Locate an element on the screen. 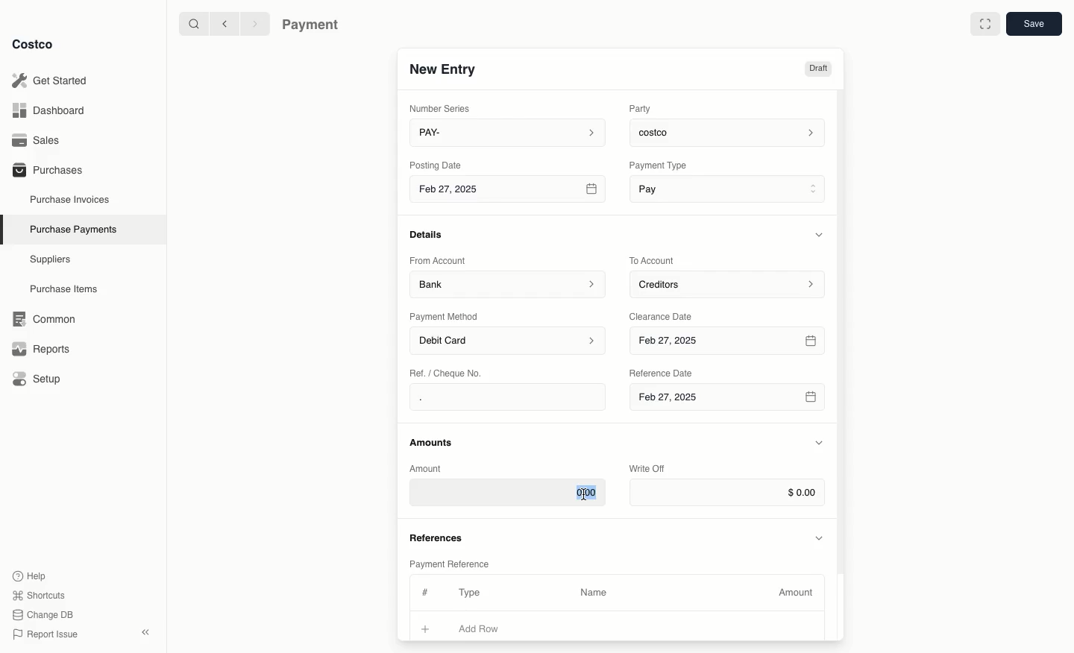 This screenshot has width=1074, height=653. Creditors is located at coordinates (729, 283).